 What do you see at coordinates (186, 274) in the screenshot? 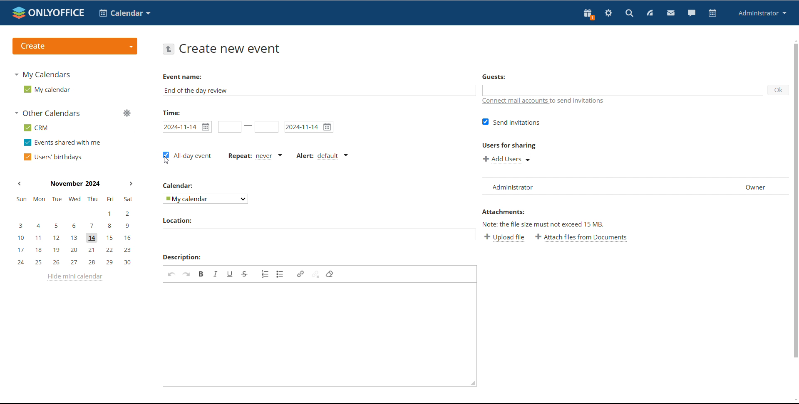
I see `redo` at bounding box center [186, 274].